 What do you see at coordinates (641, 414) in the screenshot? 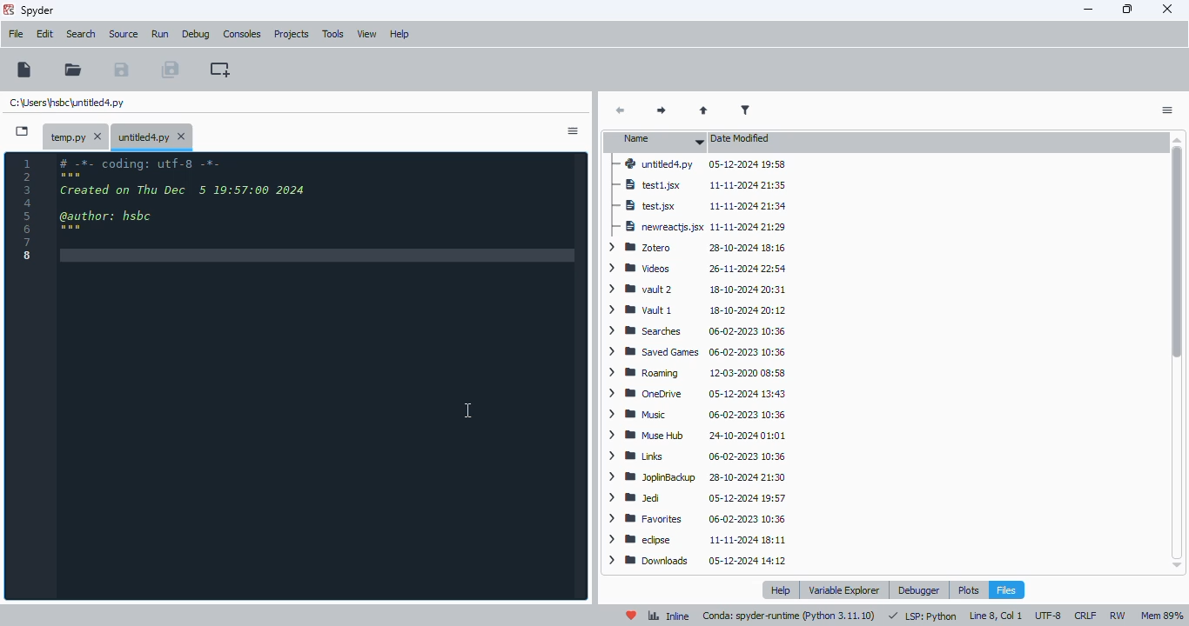
I see `Music` at bounding box center [641, 414].